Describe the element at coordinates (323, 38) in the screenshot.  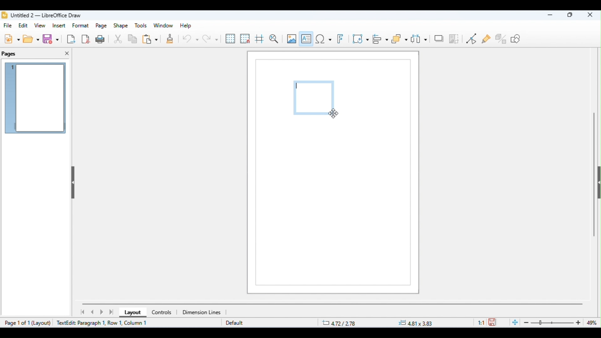
I see `insert special characters` at that location.